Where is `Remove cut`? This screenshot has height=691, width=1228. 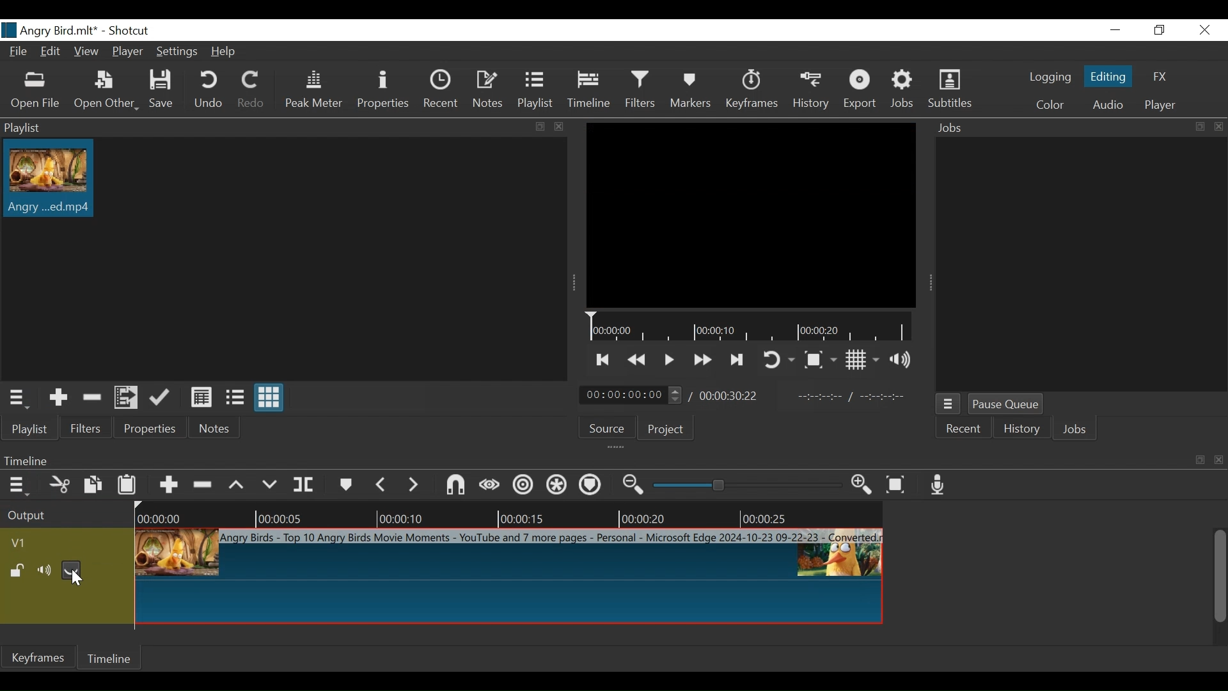 Remove cut is located at coordinates (89, 397).